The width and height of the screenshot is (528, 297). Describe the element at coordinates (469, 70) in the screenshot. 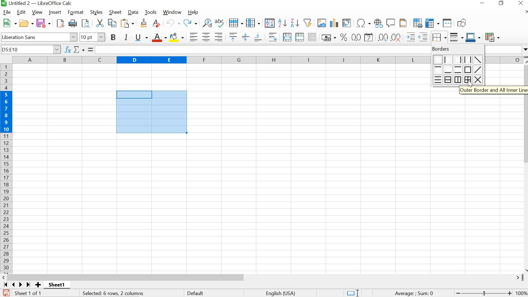

I see `outer border` at that location.